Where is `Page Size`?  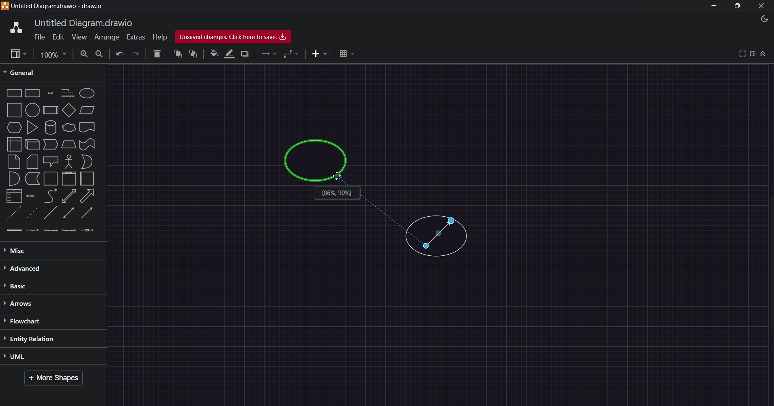
Page Size is located at coordinates (52, 54).